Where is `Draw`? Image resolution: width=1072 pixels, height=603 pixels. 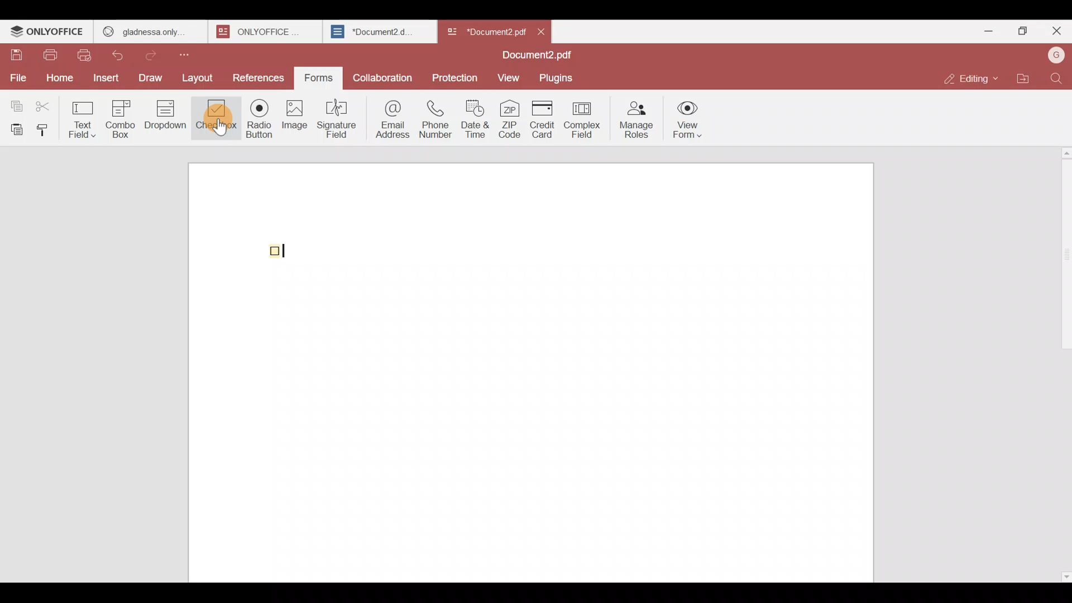 Draw is located at coordinates (154, 76).